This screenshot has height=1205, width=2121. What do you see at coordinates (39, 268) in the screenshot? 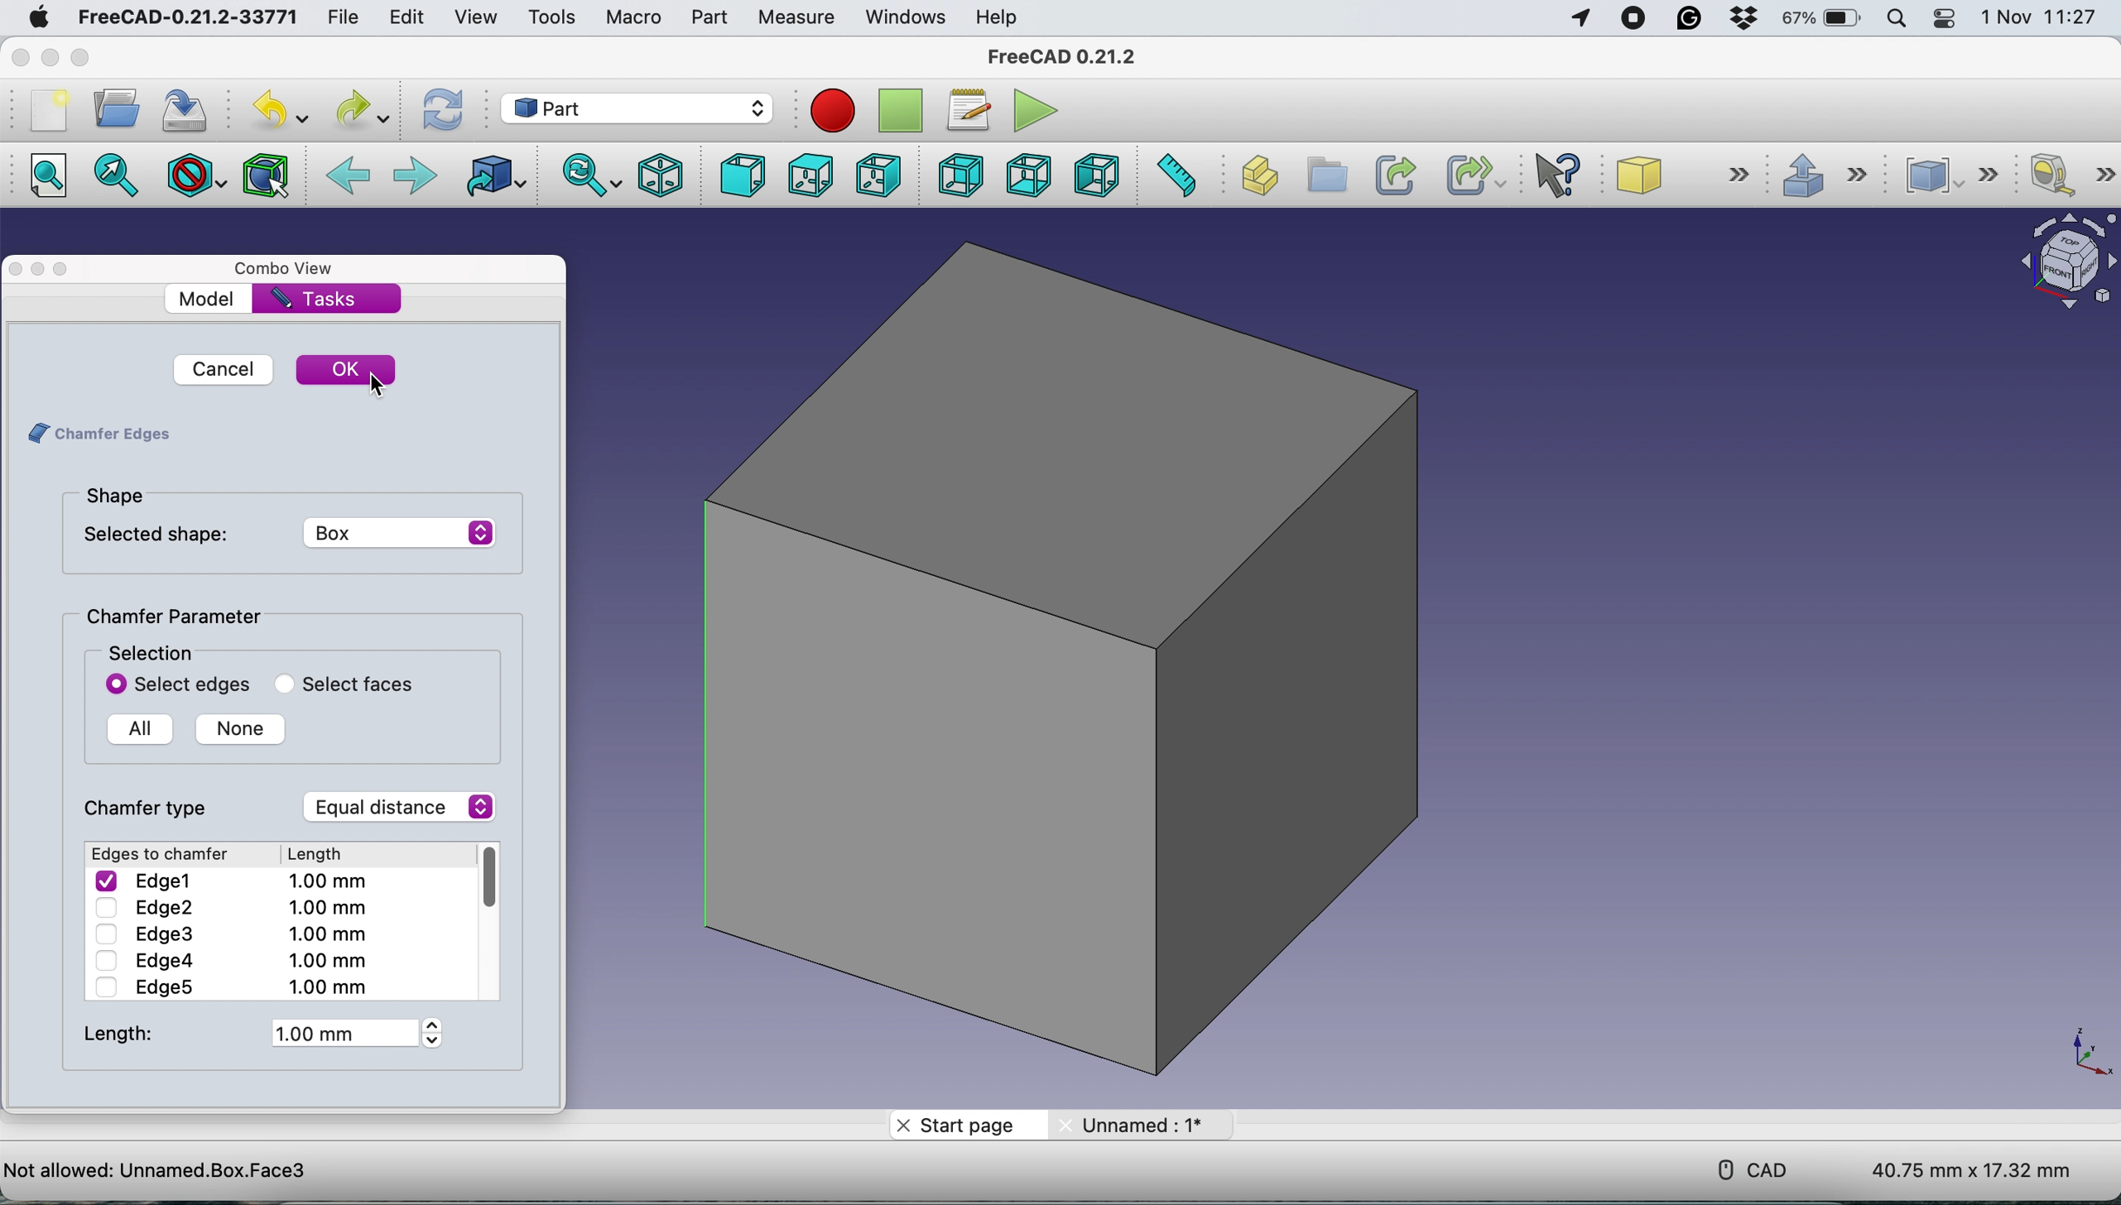
I see `minimise` at bounding box center [39, 268].